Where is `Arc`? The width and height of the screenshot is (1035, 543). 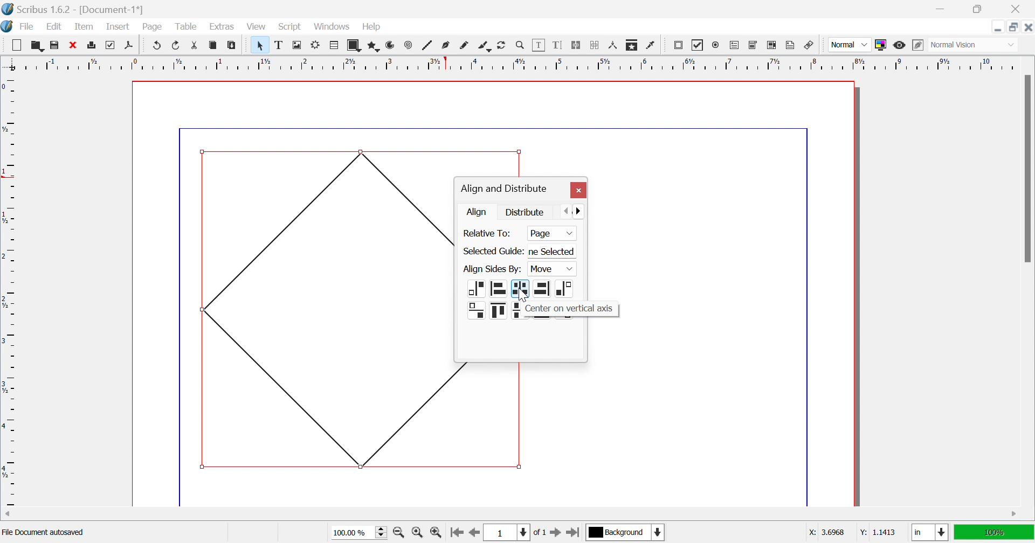 Arc is located at coordinates (390, 45).